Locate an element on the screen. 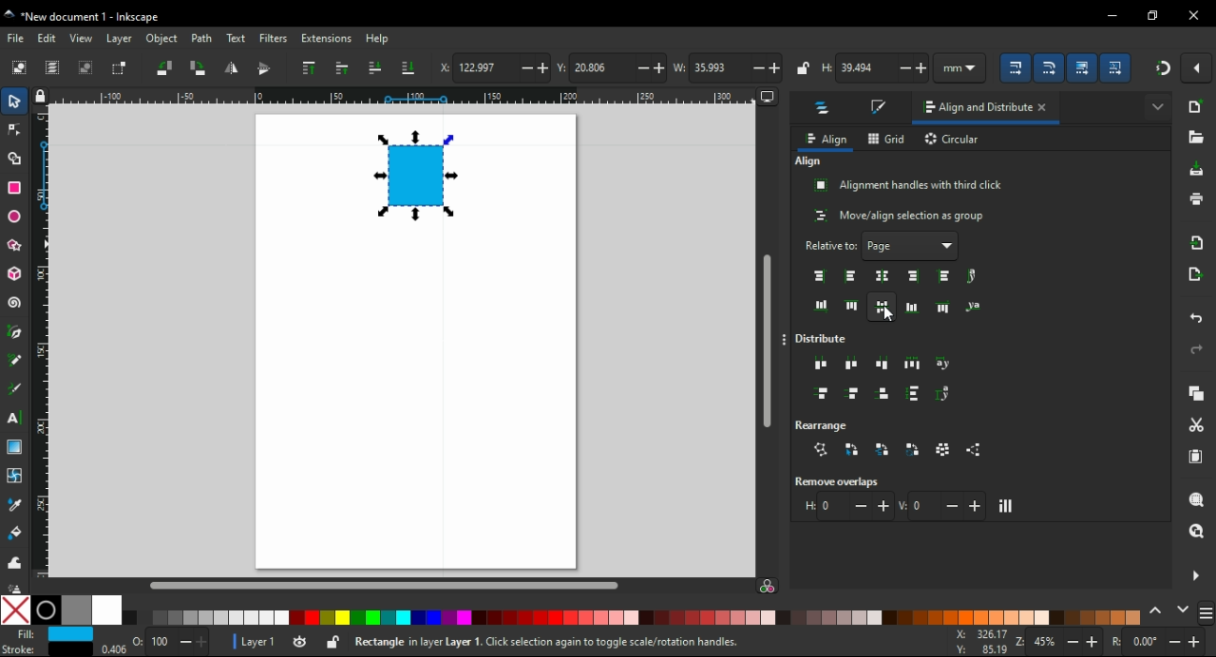  horizontal coordinate of selection is located at coordinates (493, 69).